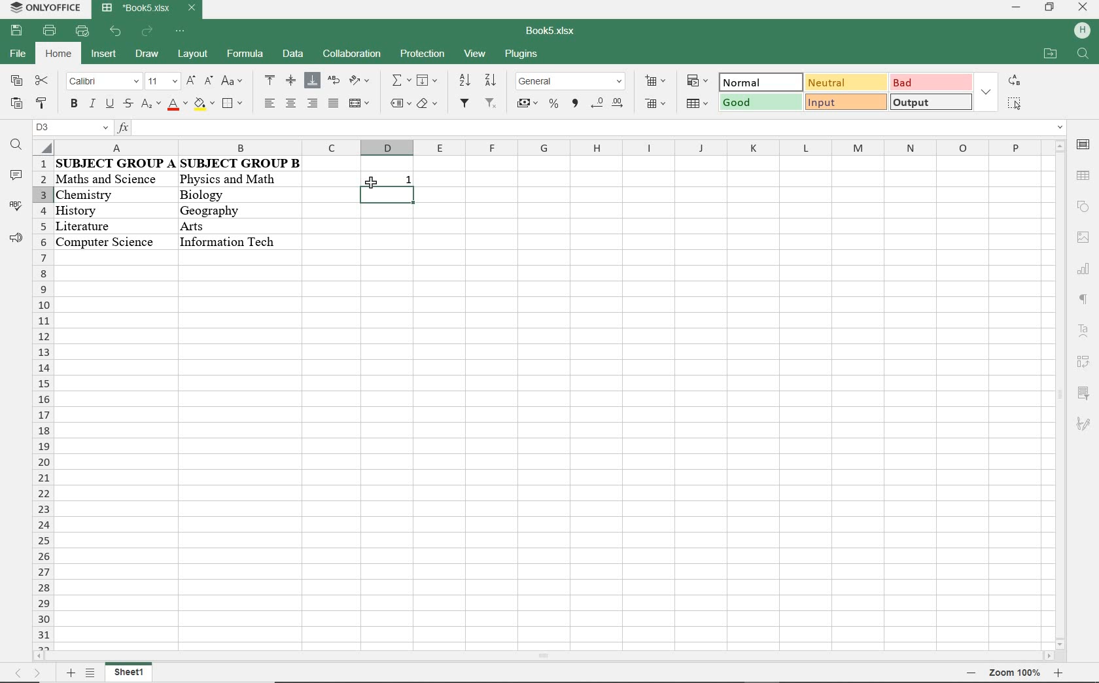  Describe the element at coordinates (60, 53) in the screenshot. I see `home` at that location.